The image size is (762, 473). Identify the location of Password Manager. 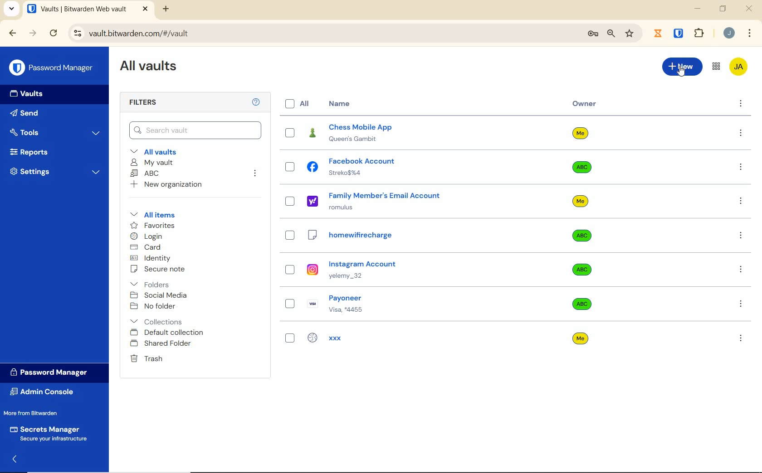
(52, 67).